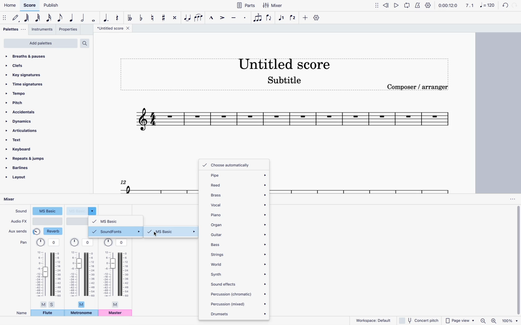  I want to click on layout, so click(27, 179).